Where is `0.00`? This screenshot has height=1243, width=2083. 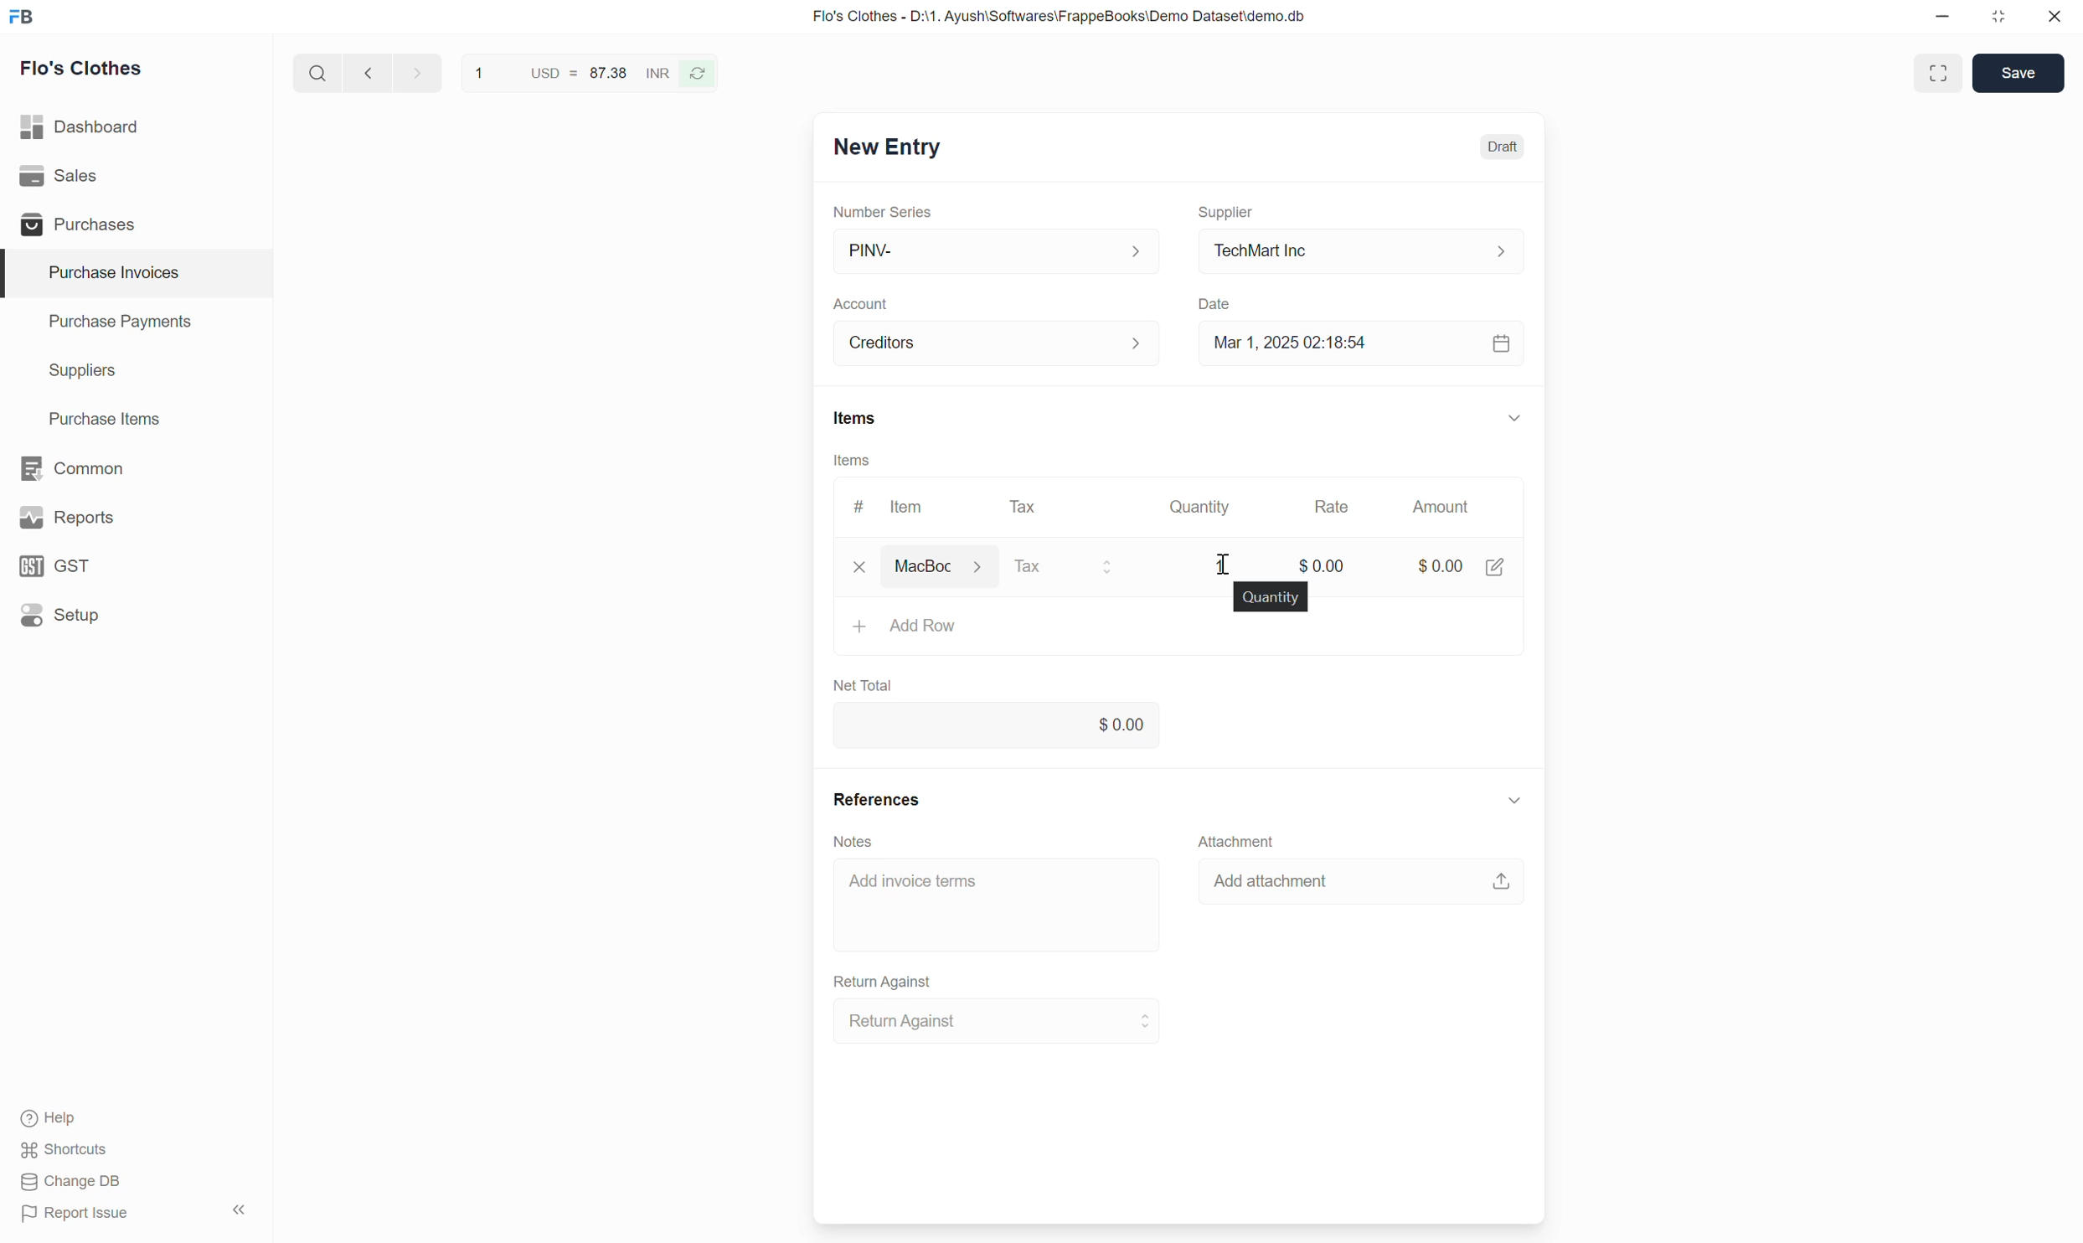
0.00 is located at coordinates (997, 724).